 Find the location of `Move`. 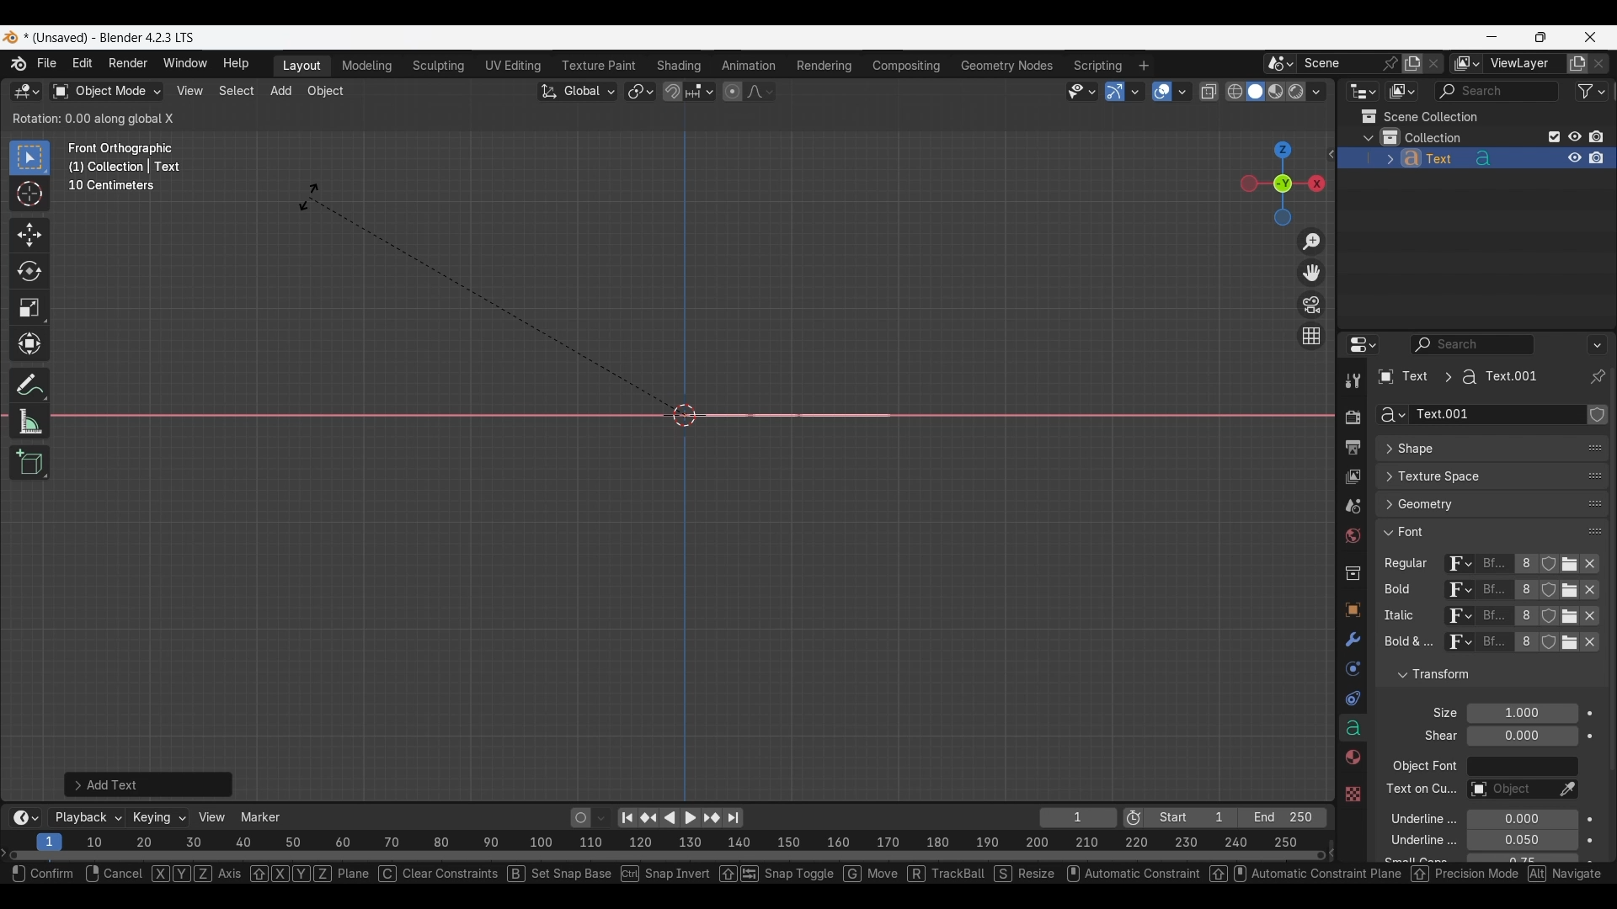

Move is located at coordinates (30, 236).